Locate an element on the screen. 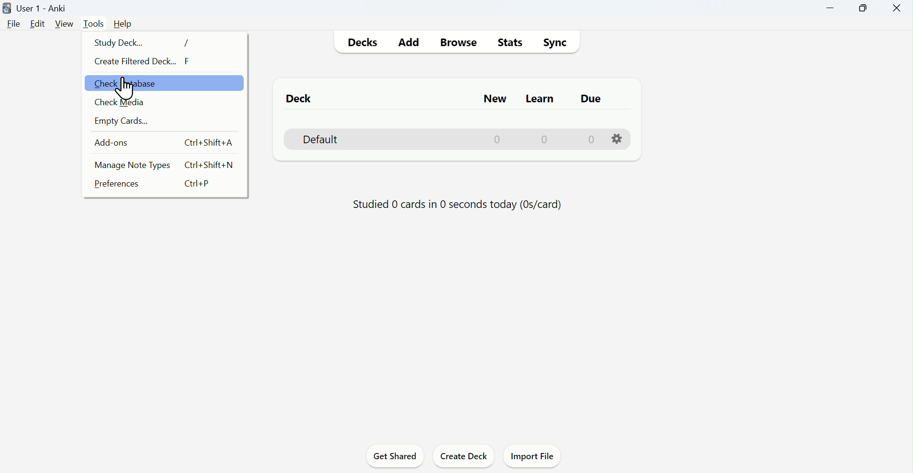  Learn is located at coordinates (537, 98).